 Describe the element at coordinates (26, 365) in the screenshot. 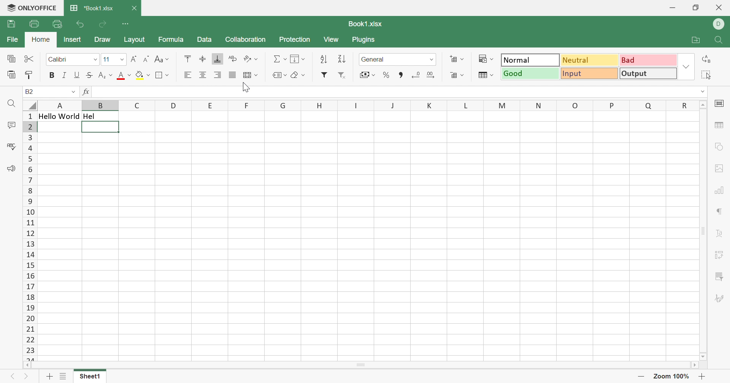

I see `Scroll left` at that location.